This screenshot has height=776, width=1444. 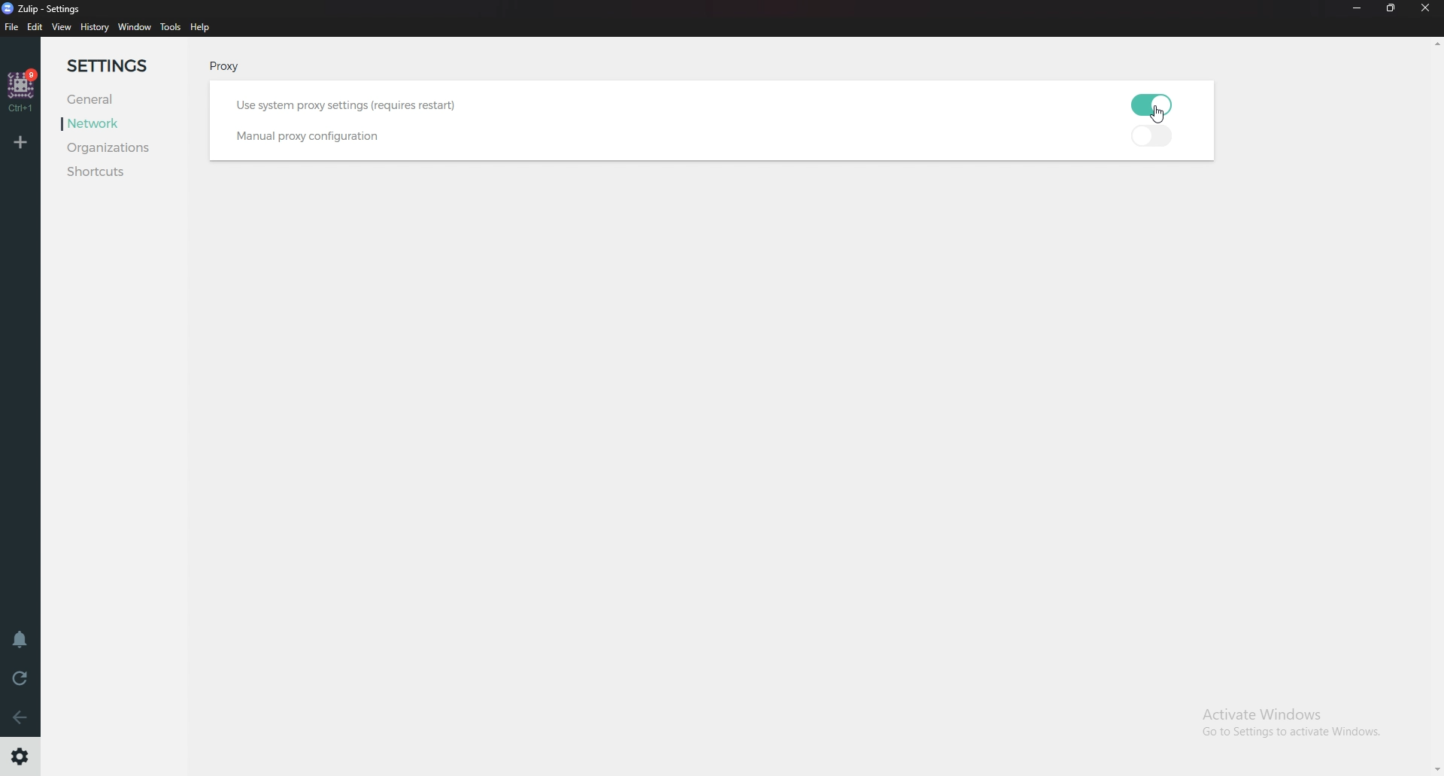 What do you see at coordinates (11, 26) in the screenshot?
I see `file` at bounding box center [11, 26].